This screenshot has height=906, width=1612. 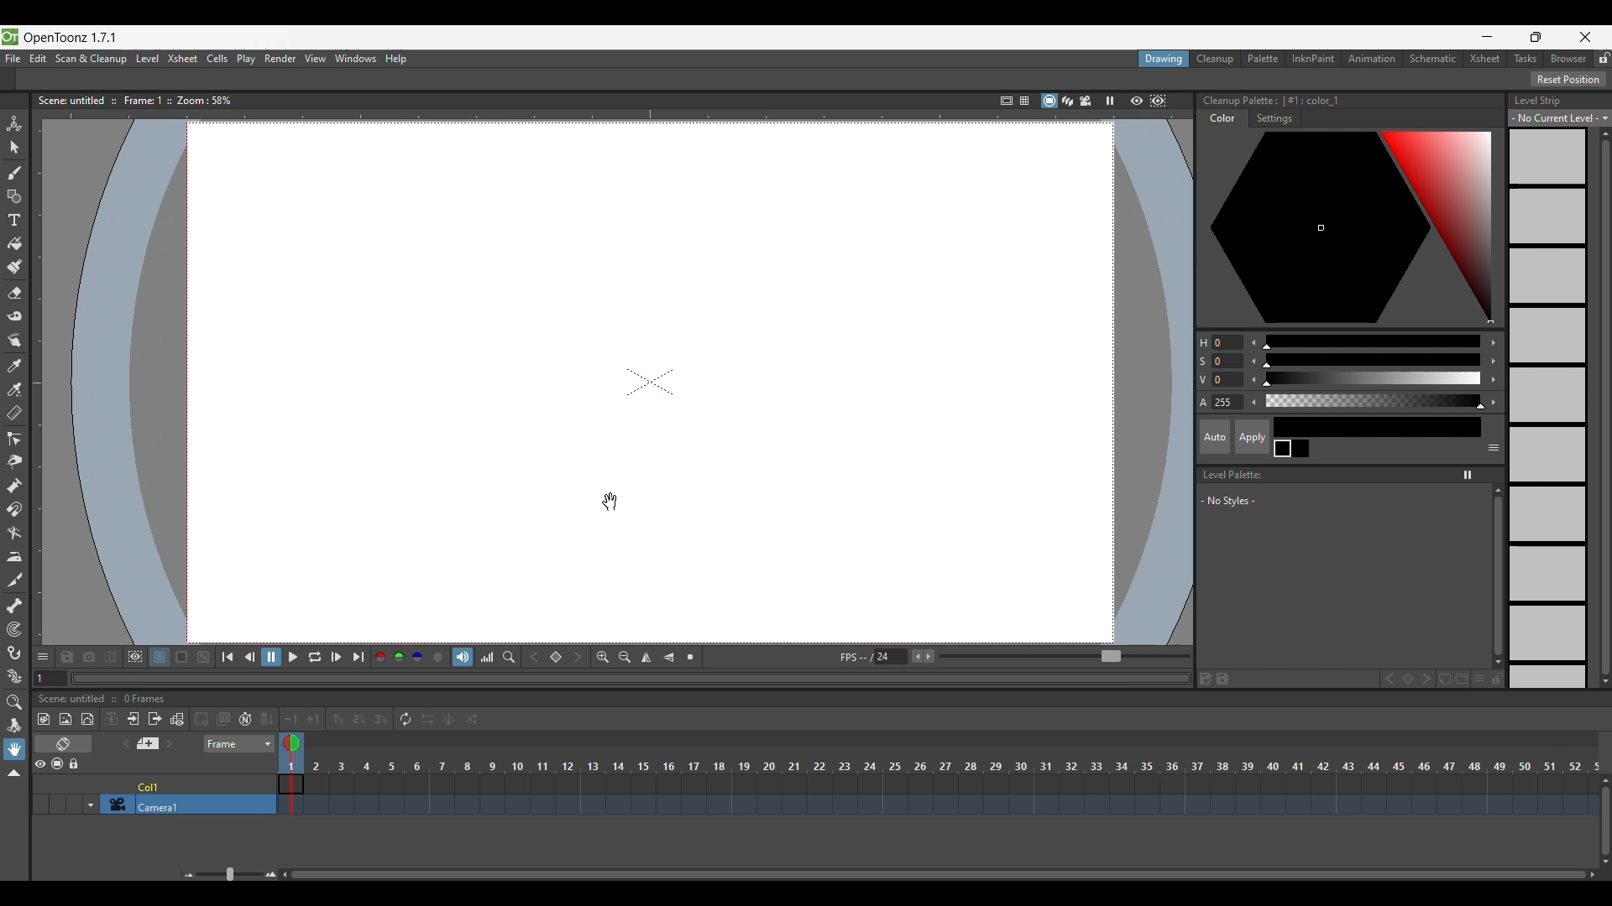 I want to click on Auto, so click(x=1215, y=437).